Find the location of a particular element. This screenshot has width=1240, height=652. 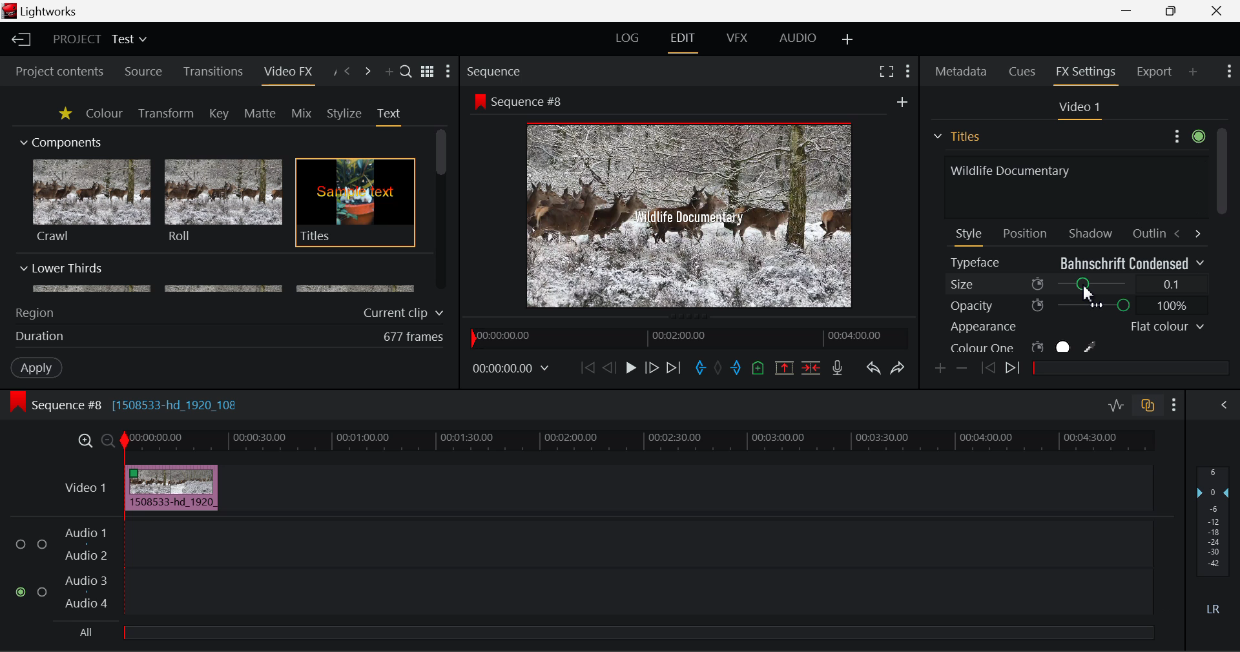

Restore Down is located at coordinates (1128, 9).